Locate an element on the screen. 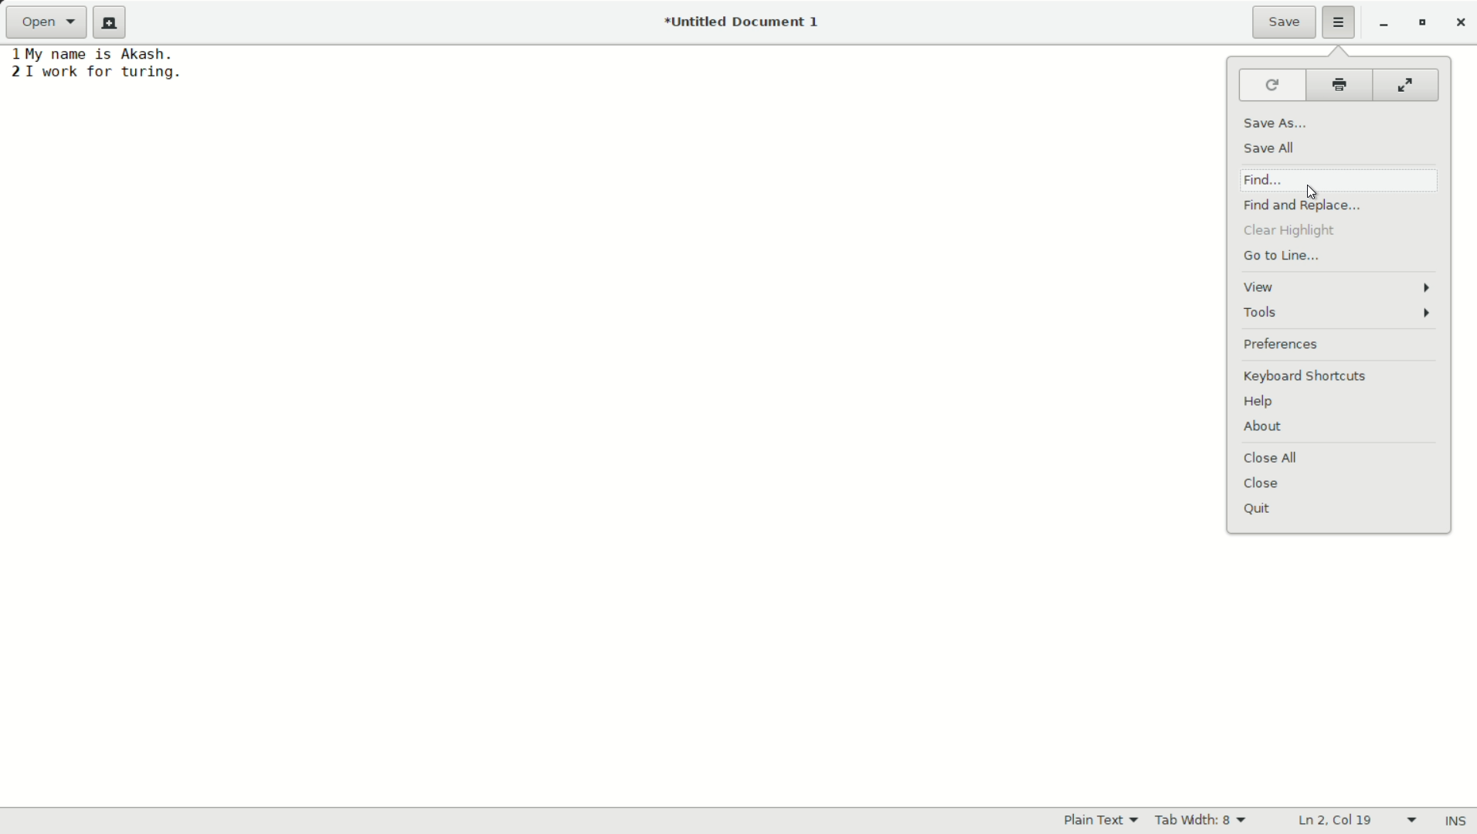 The height and width of the screenshot is (834, 1477). find is located at coordinates (1265, 180).